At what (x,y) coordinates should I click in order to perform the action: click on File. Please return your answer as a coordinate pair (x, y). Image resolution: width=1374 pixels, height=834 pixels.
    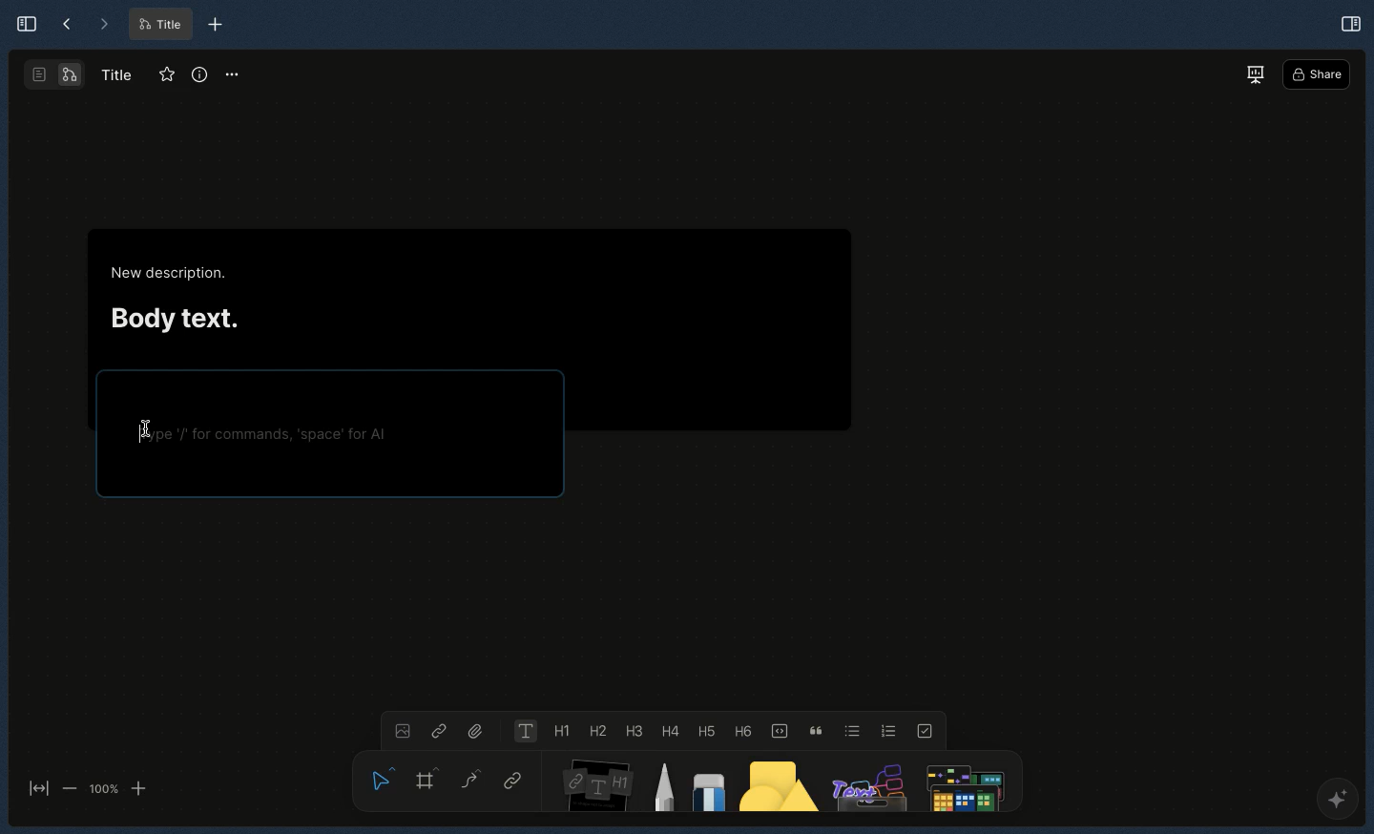
    Looking at the image, I should click on (477, 729).